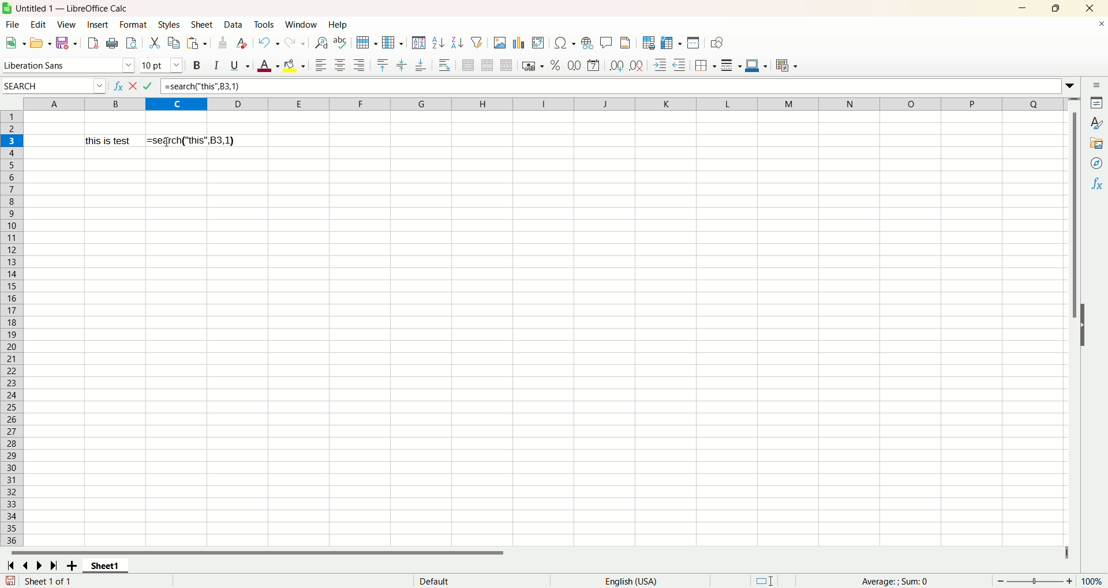 This screenshot has height=588, width=1108. Describe the element at coordinates (112, 44) in the screenshot. I see `print` at that location.